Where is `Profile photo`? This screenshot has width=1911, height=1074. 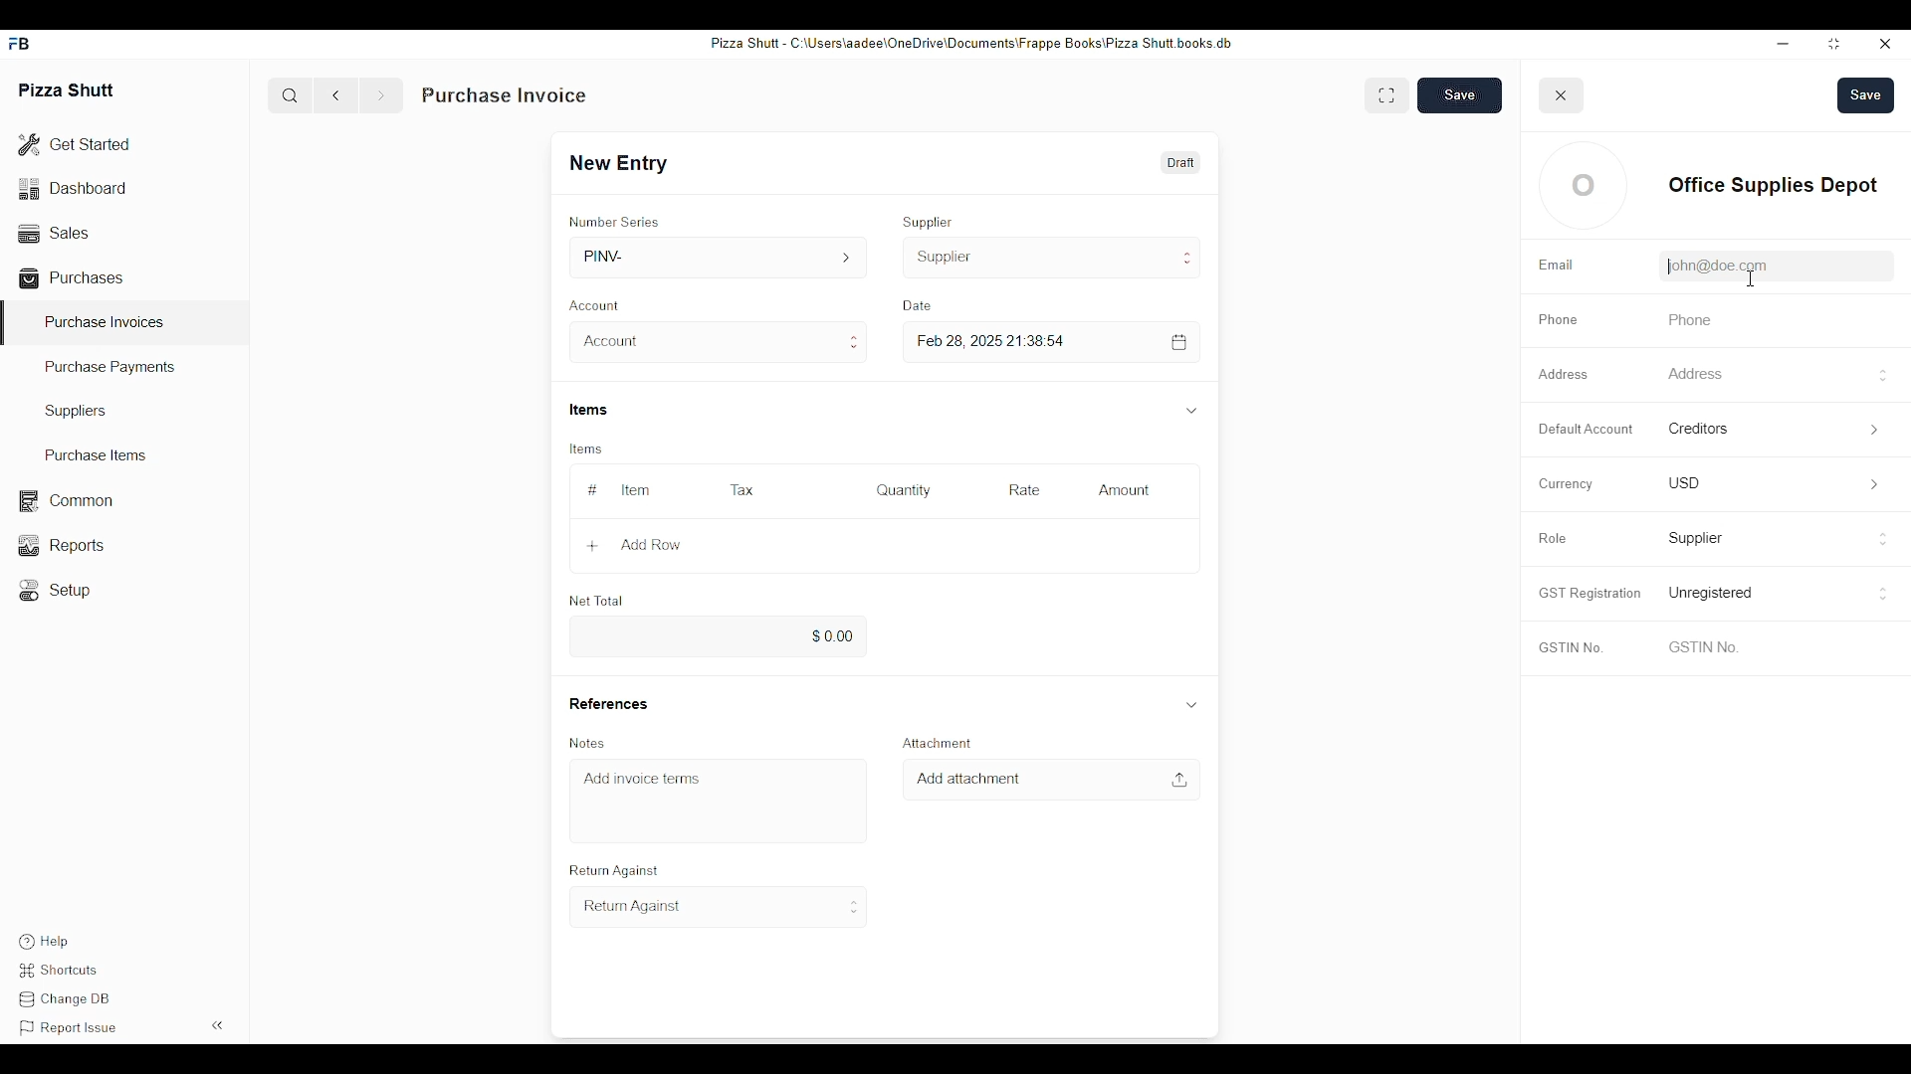 Profile photo is located at coordinates (1584, 185).